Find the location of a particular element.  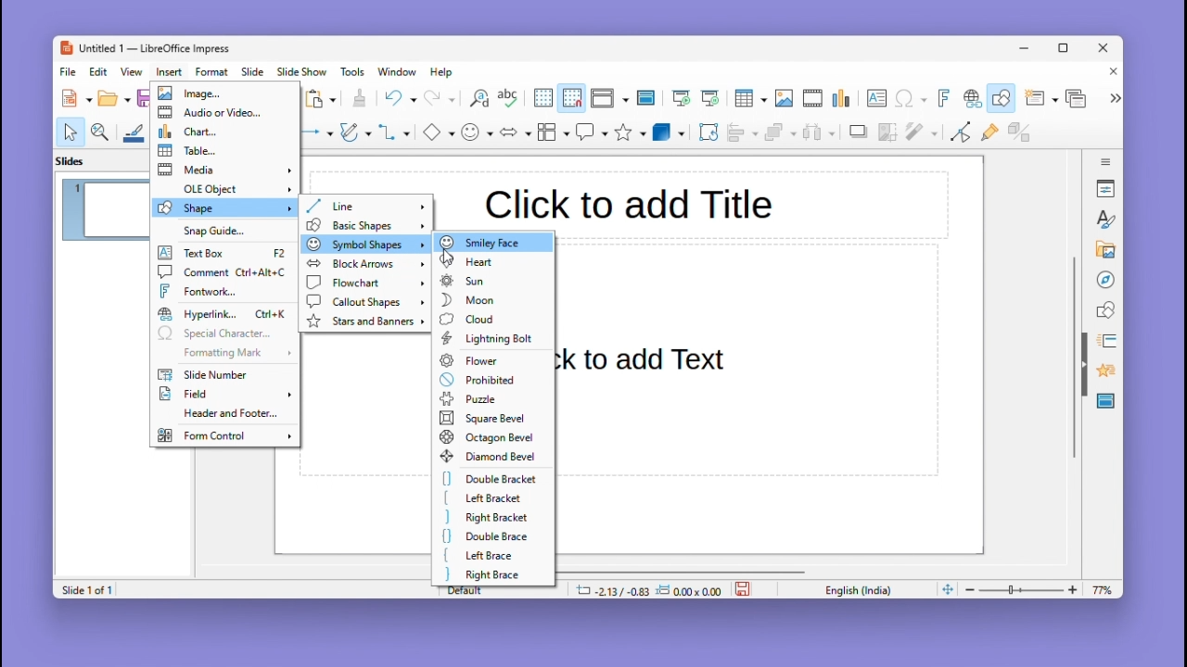

Media is located at coordinates (224, 170).